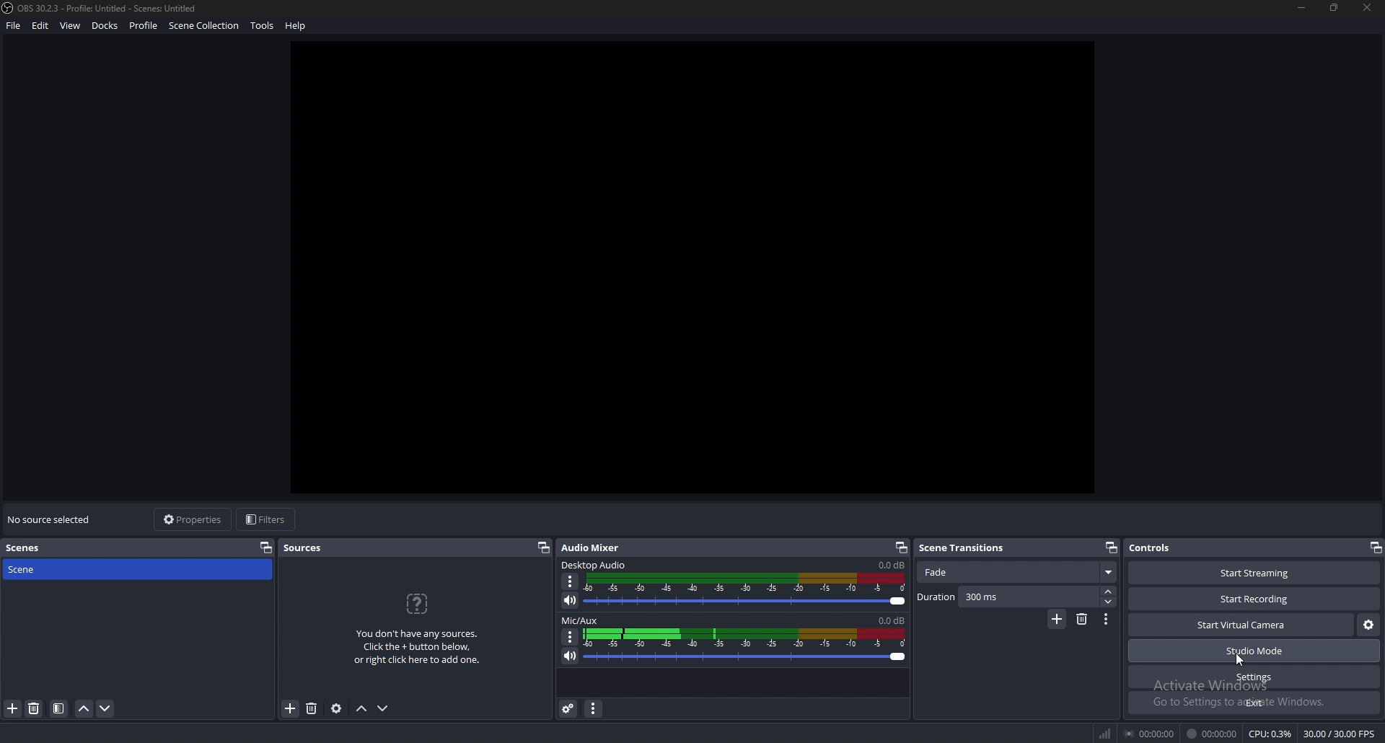 The height and width of the screenshot is (743, 1385). I want to click on view, so click(71, 25).